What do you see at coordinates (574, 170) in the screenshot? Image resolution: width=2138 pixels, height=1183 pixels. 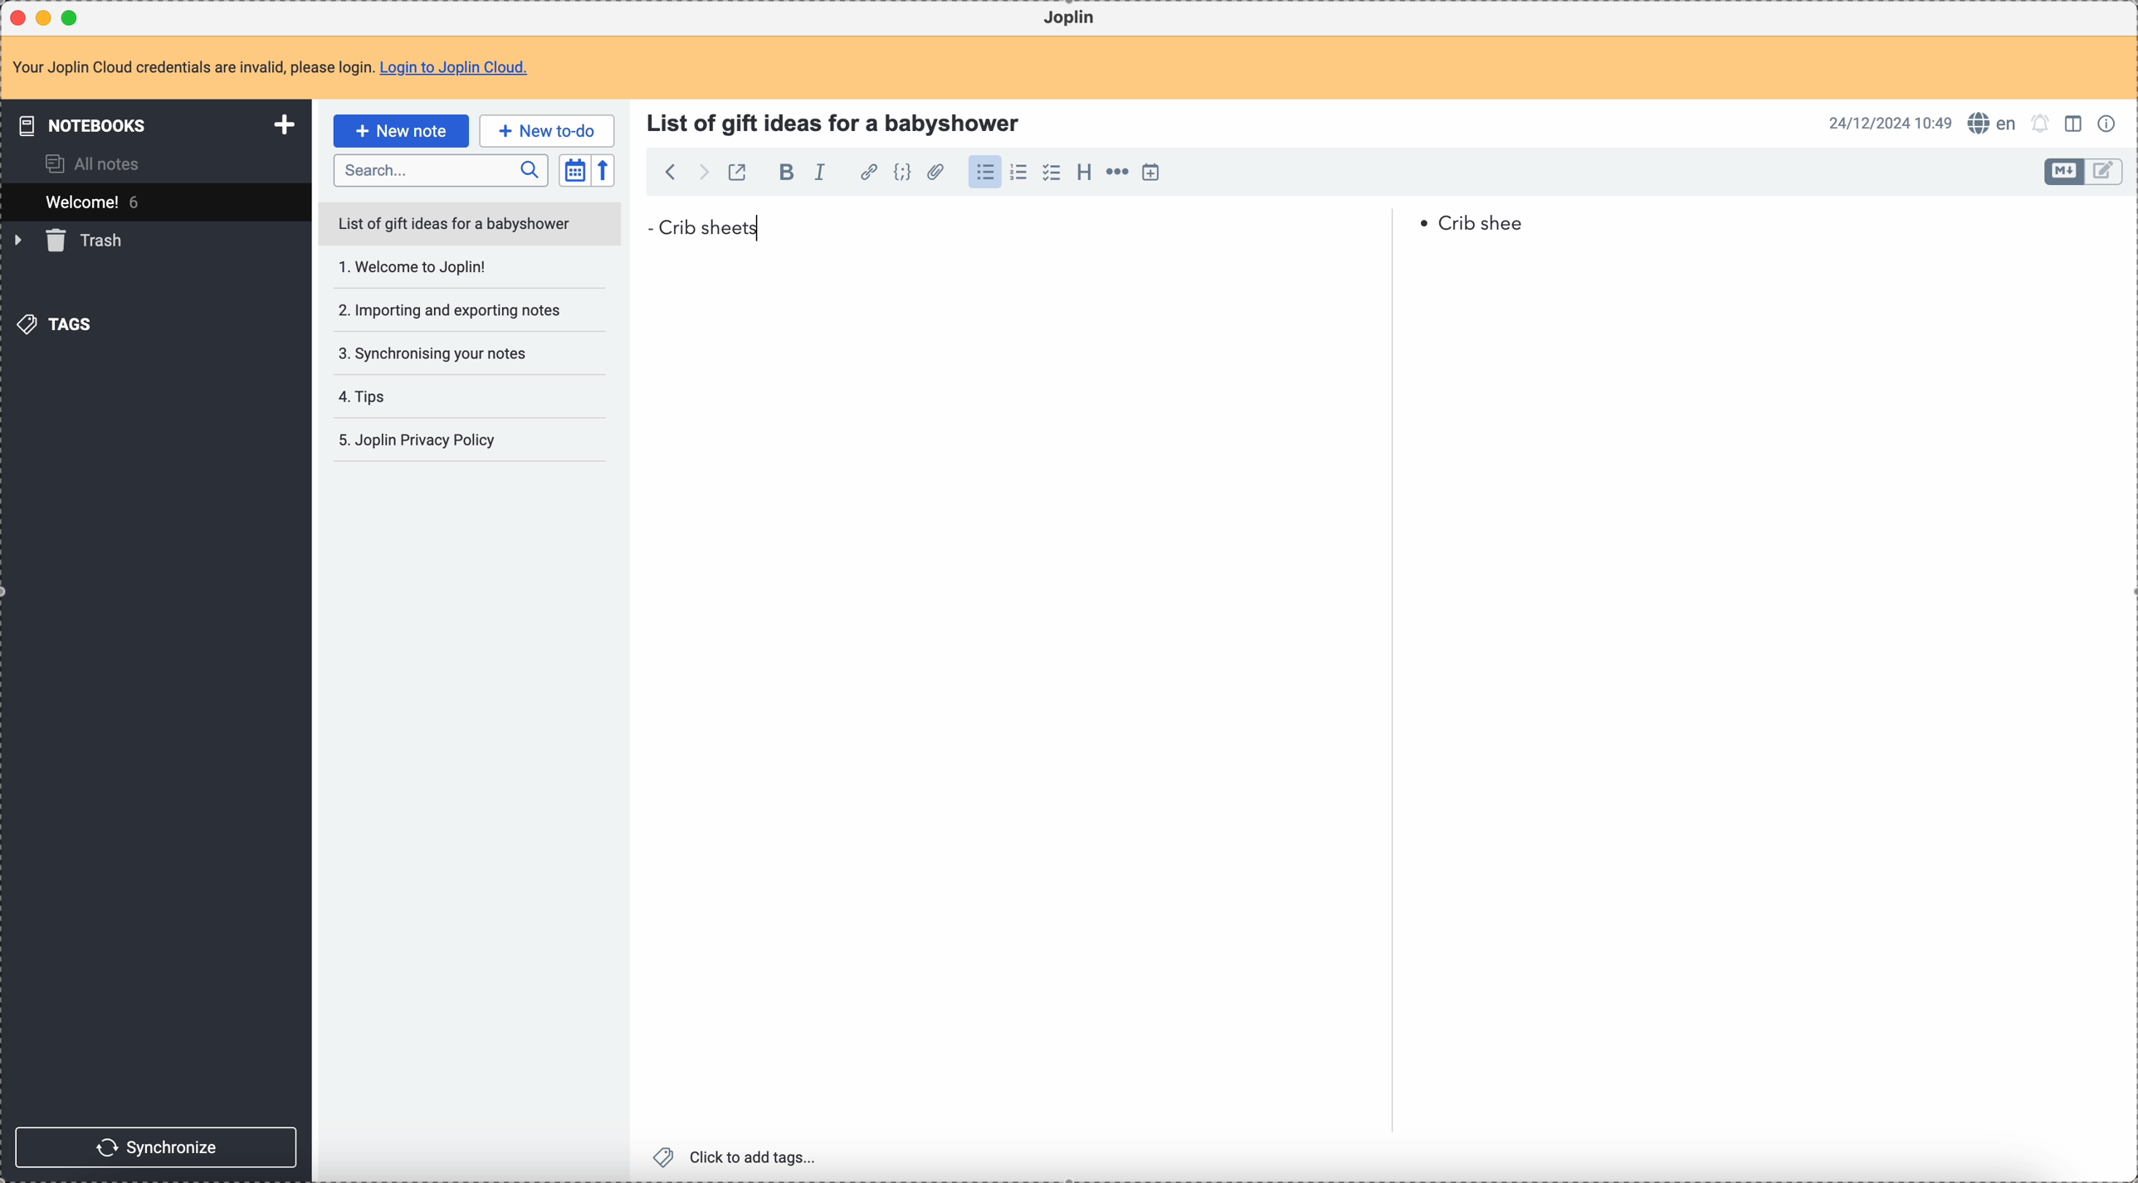 I see `toggle sort order field` at bounding box center [574, 170].